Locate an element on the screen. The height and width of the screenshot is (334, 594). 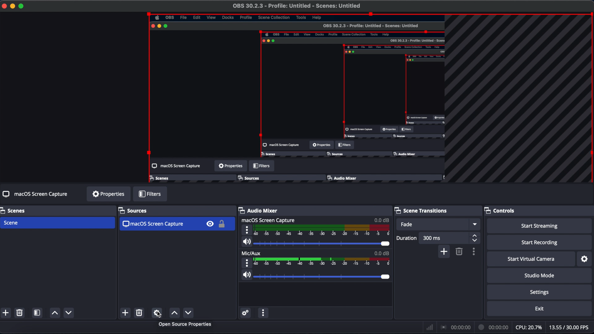
visibility toggle is located at coordinates (211, 223).